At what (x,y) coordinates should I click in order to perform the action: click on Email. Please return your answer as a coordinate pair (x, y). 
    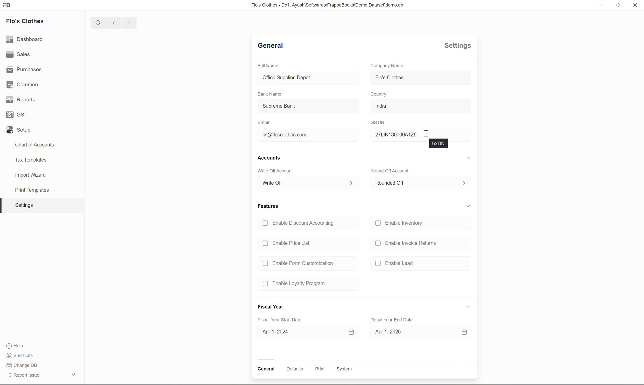
    Looking at the image, I should click on (264, 122).